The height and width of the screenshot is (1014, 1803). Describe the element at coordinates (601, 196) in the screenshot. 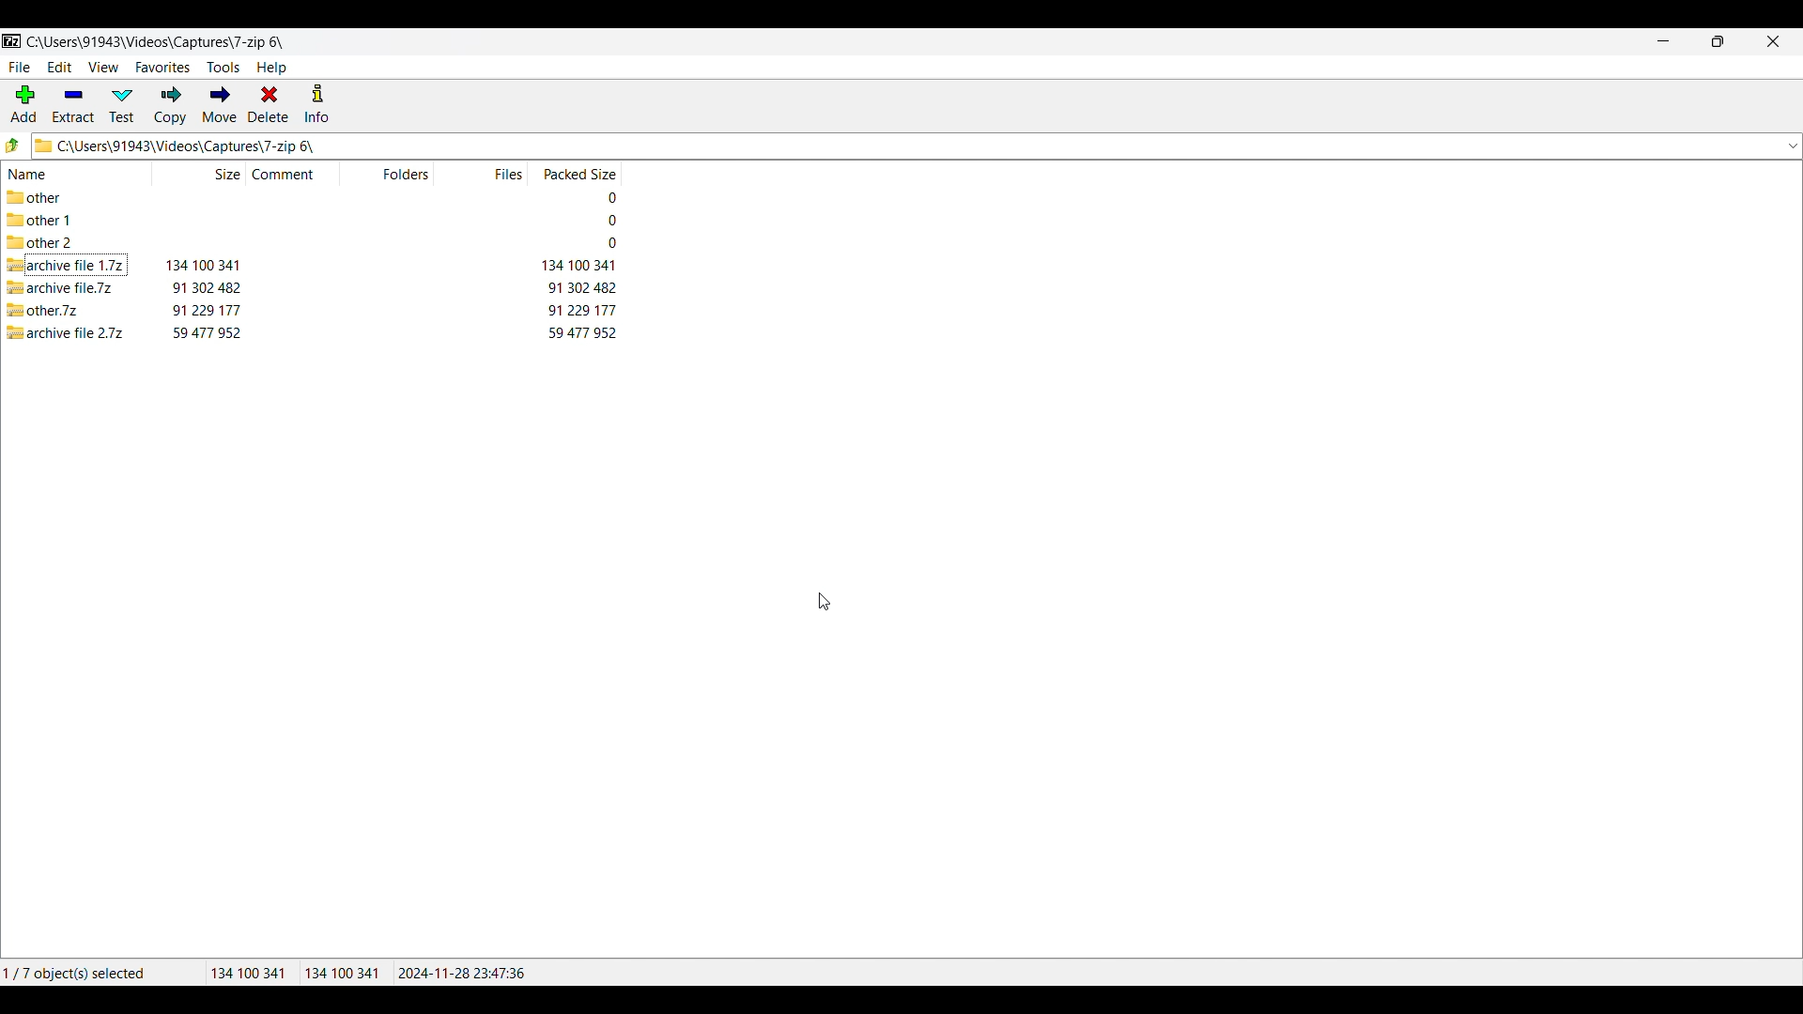

I see `packed size` at that location.